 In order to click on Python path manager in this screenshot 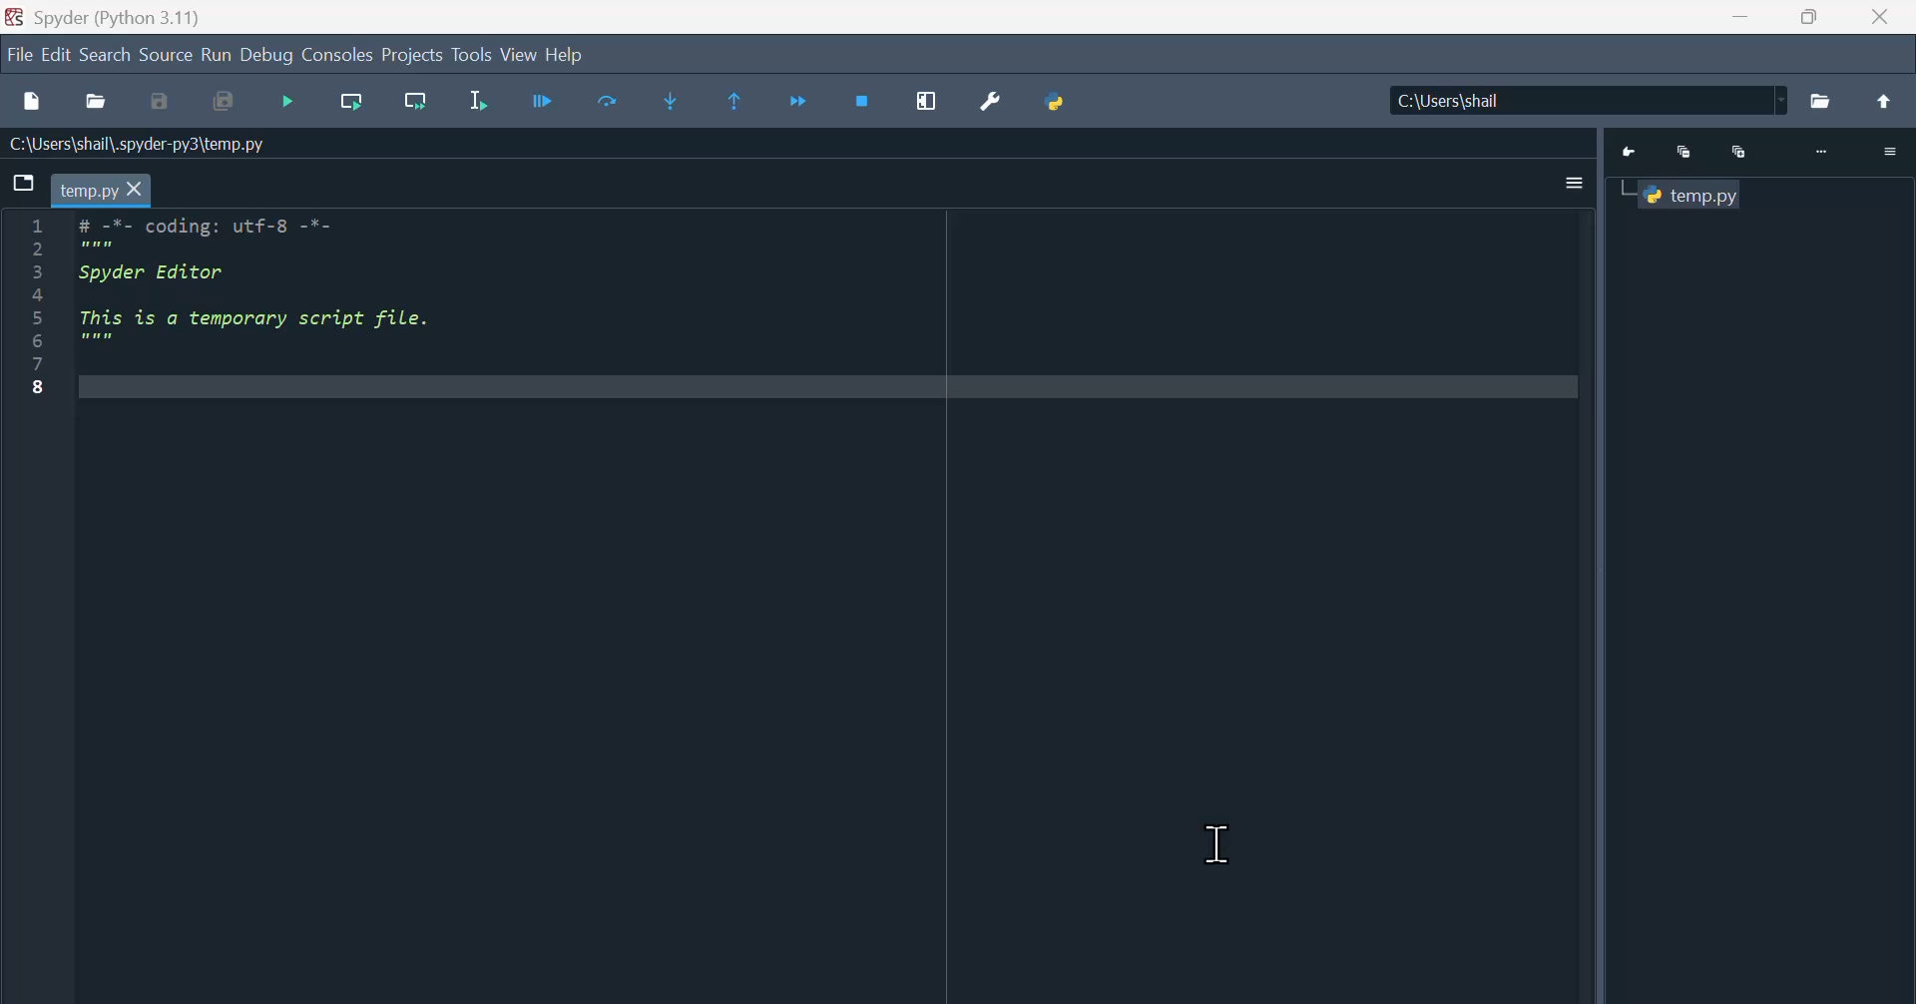, I will do `click(1058, 102)`.